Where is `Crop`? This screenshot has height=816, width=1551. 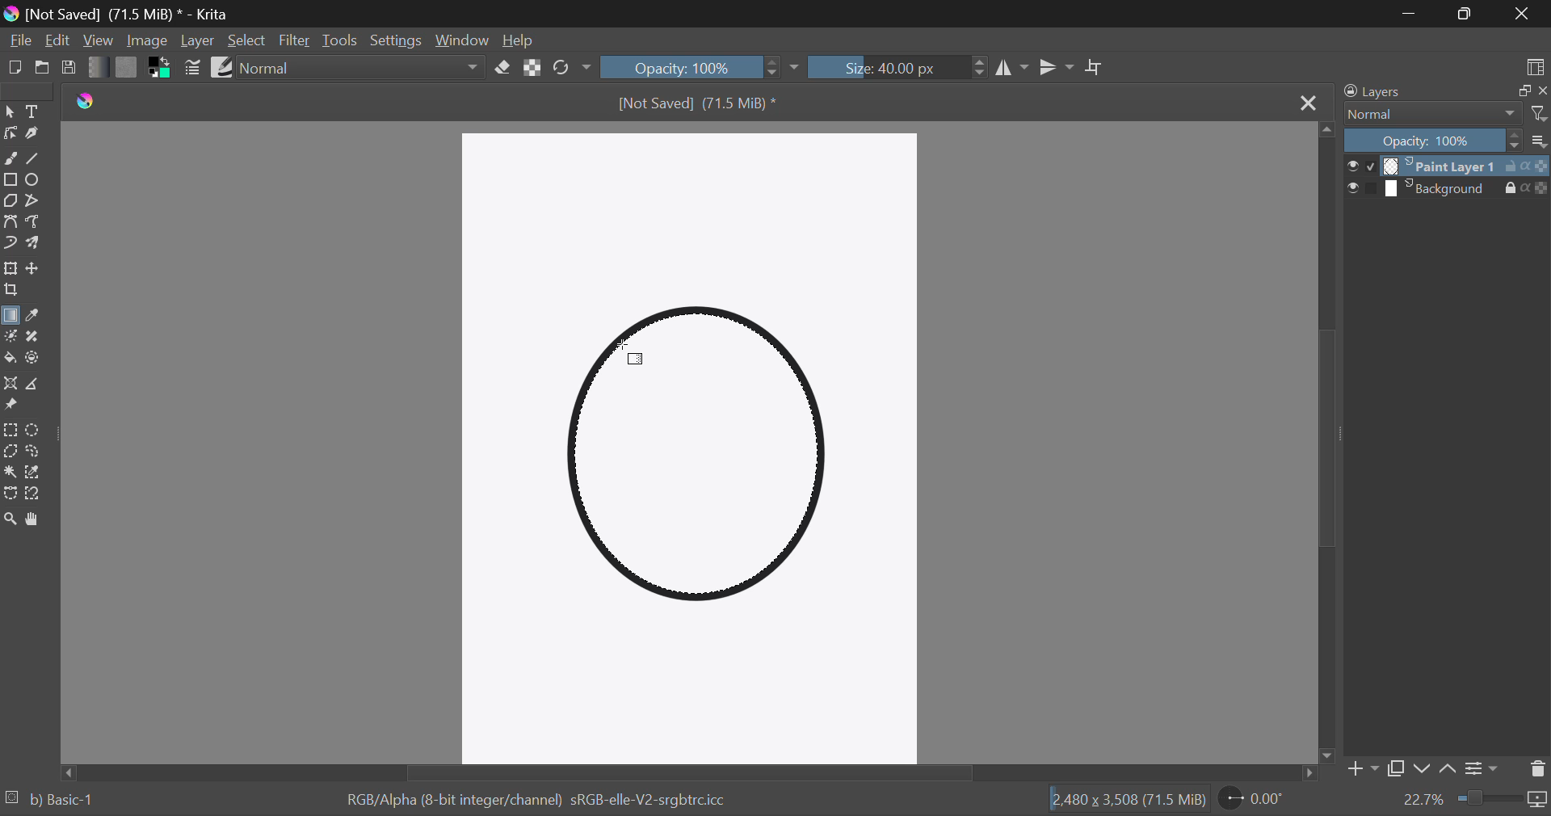
Crop is located at coordinates (11, 292).